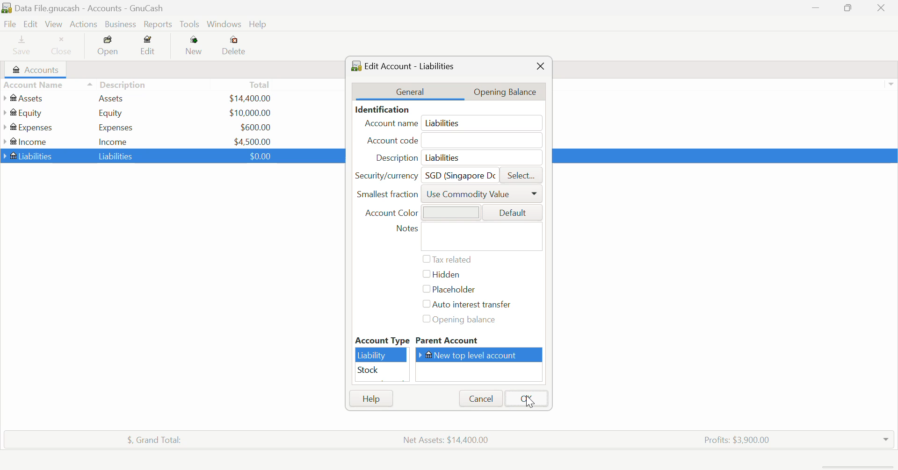 This screenshot has height=470, width=898. I want to click on USD, so click(250, 113).